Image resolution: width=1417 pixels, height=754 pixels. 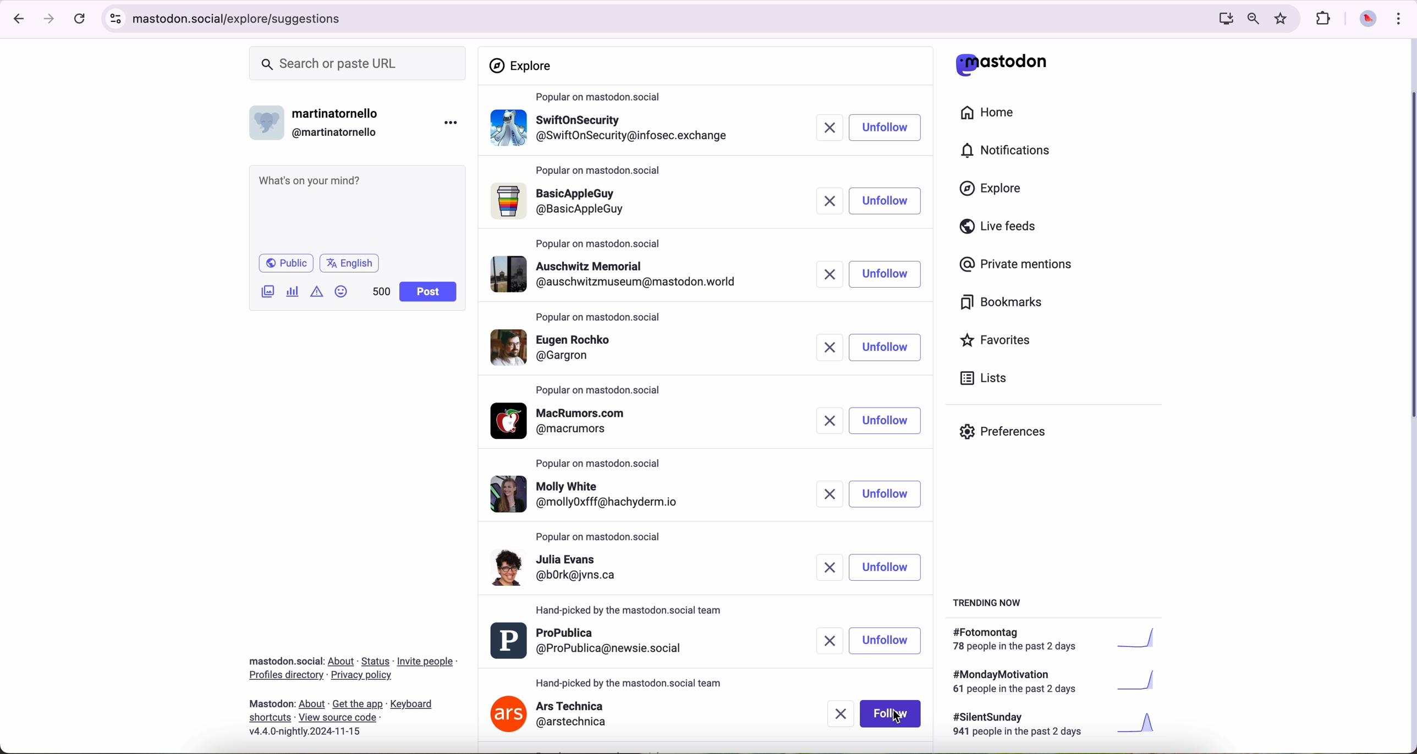 What do you see at coordinates (594, 574) in the screenshot?
I see `profile` at bounding box center [594, 574].